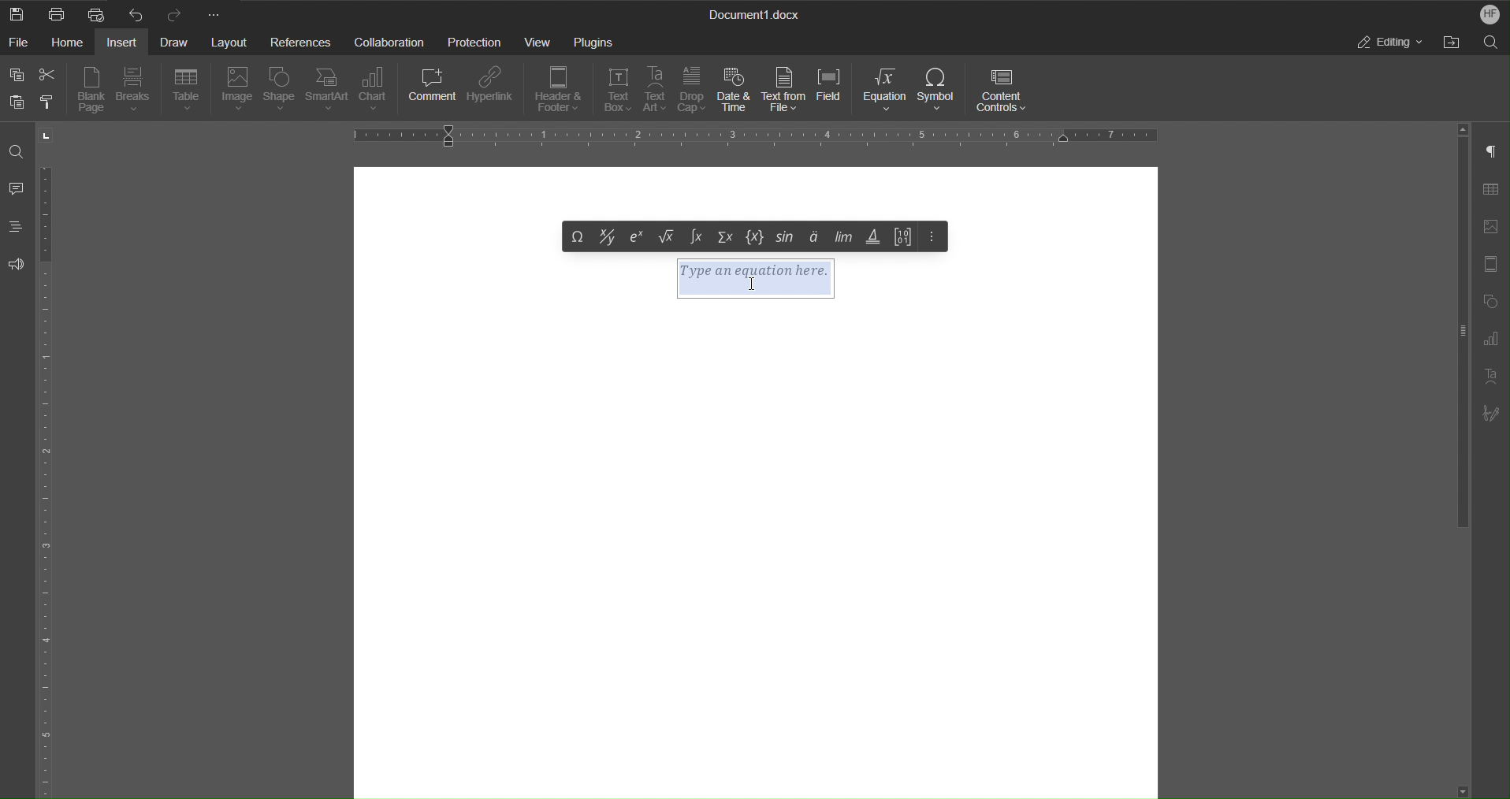 The width and height of the screenshot is (1510, 799). What do you see at coordinates (884, 88) in the screenshot?
I see `Equation` at bounding box center [884, 88].